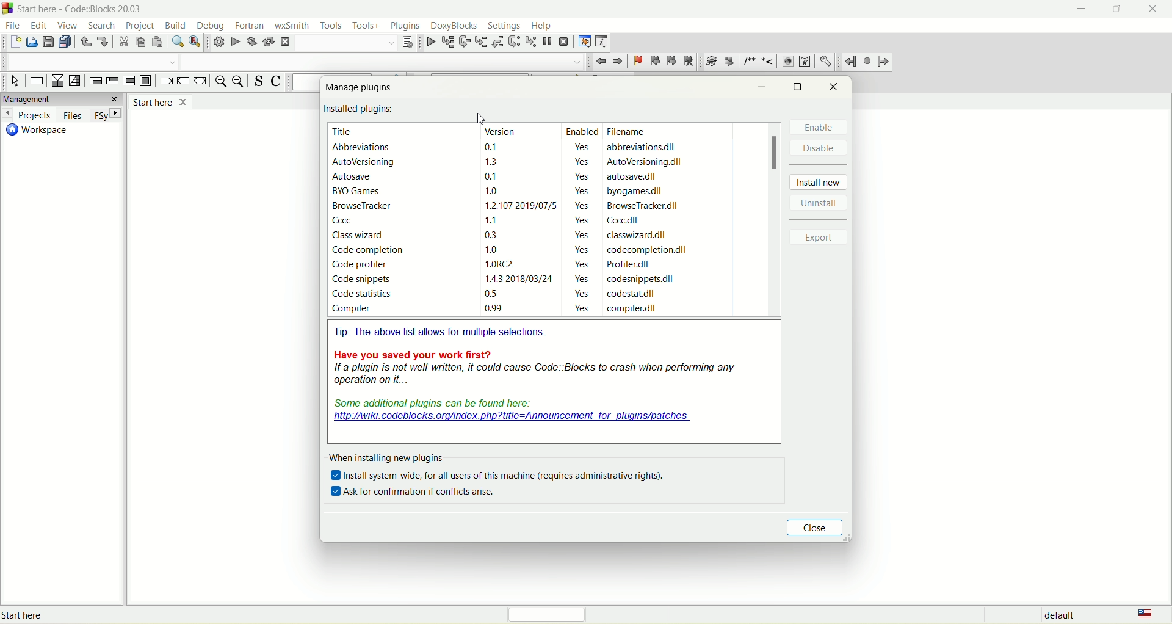 The image size is (1172, 624). What do you see at coordinates (211, 24) in the screenshot?
I see `debug` at bounding box center [211, 24].